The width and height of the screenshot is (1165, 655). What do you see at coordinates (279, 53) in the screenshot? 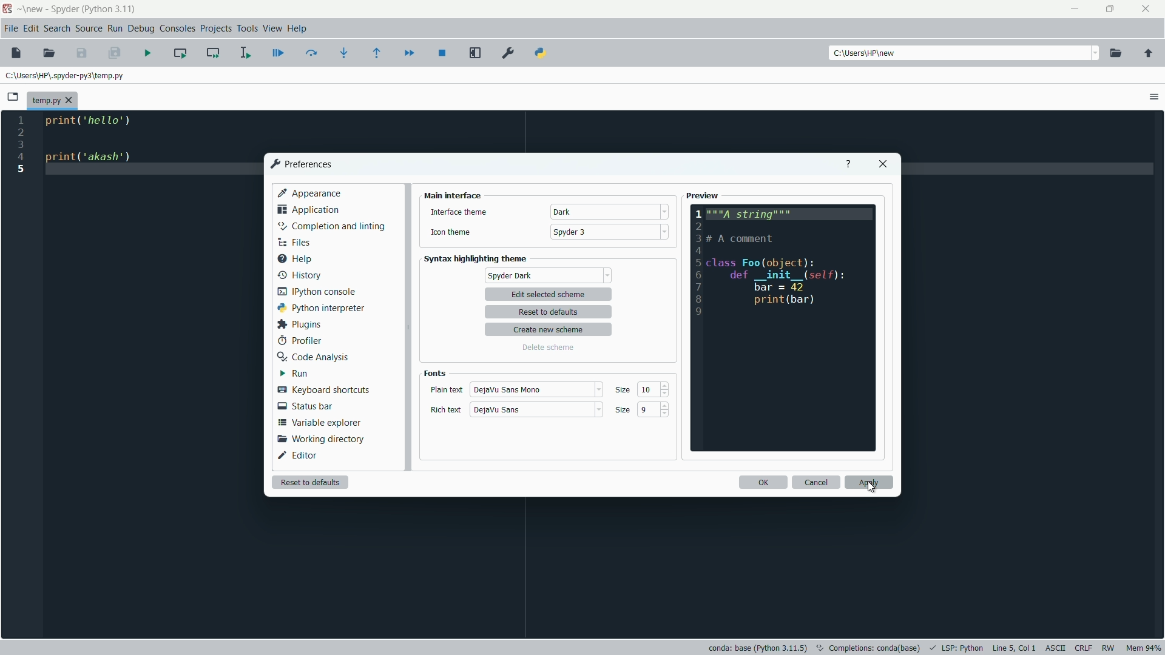
I see `debug file` at bounding box center [279, 53].